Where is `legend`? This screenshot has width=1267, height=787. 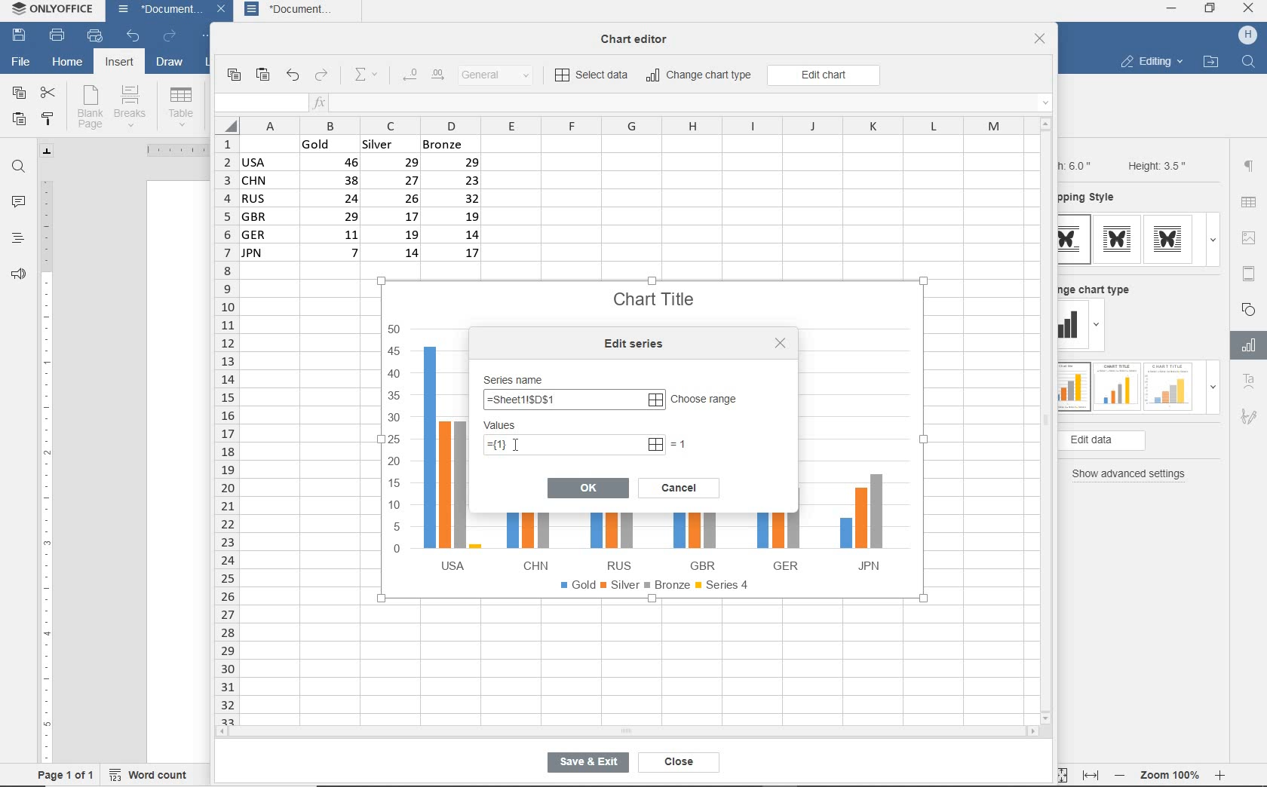
legend is located at coordinates (658, 588).